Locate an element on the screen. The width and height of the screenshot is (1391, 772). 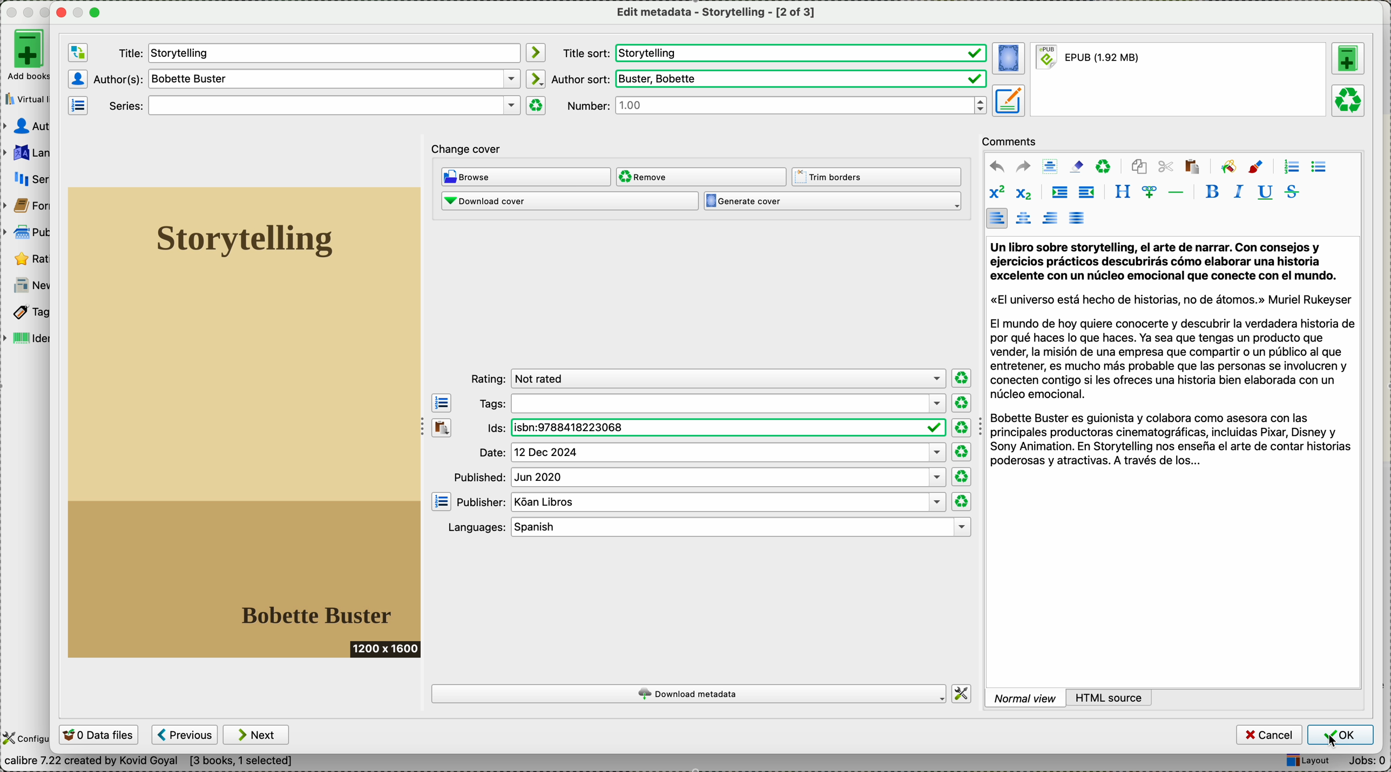
clear date is located at coordinates (962, 404).